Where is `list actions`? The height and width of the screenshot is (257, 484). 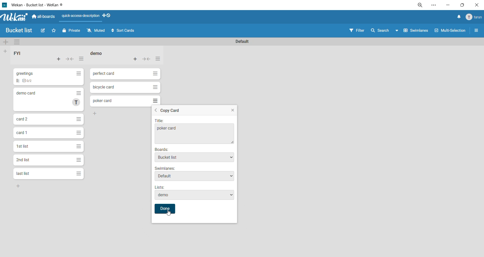 list actions is located at coordinates (157, 59).